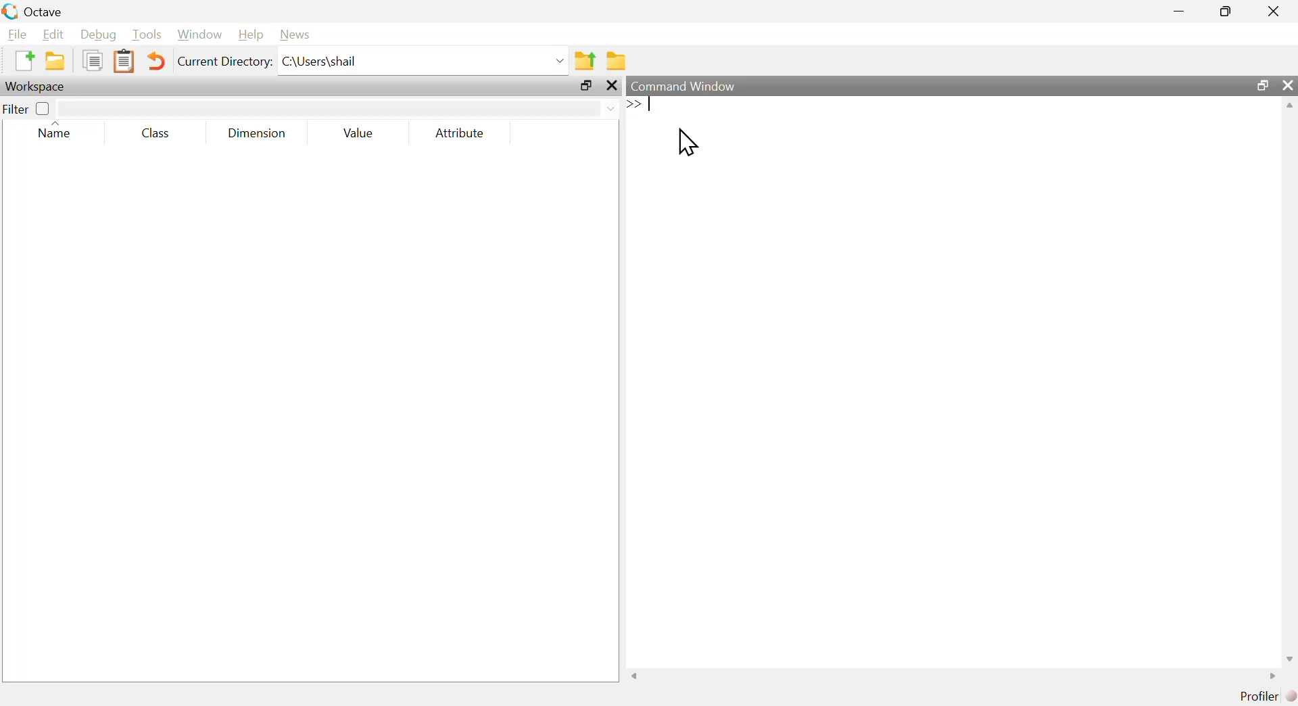  Describe the element at coordinates (18, 112) in the screenshot. I see `Filter` at that location.